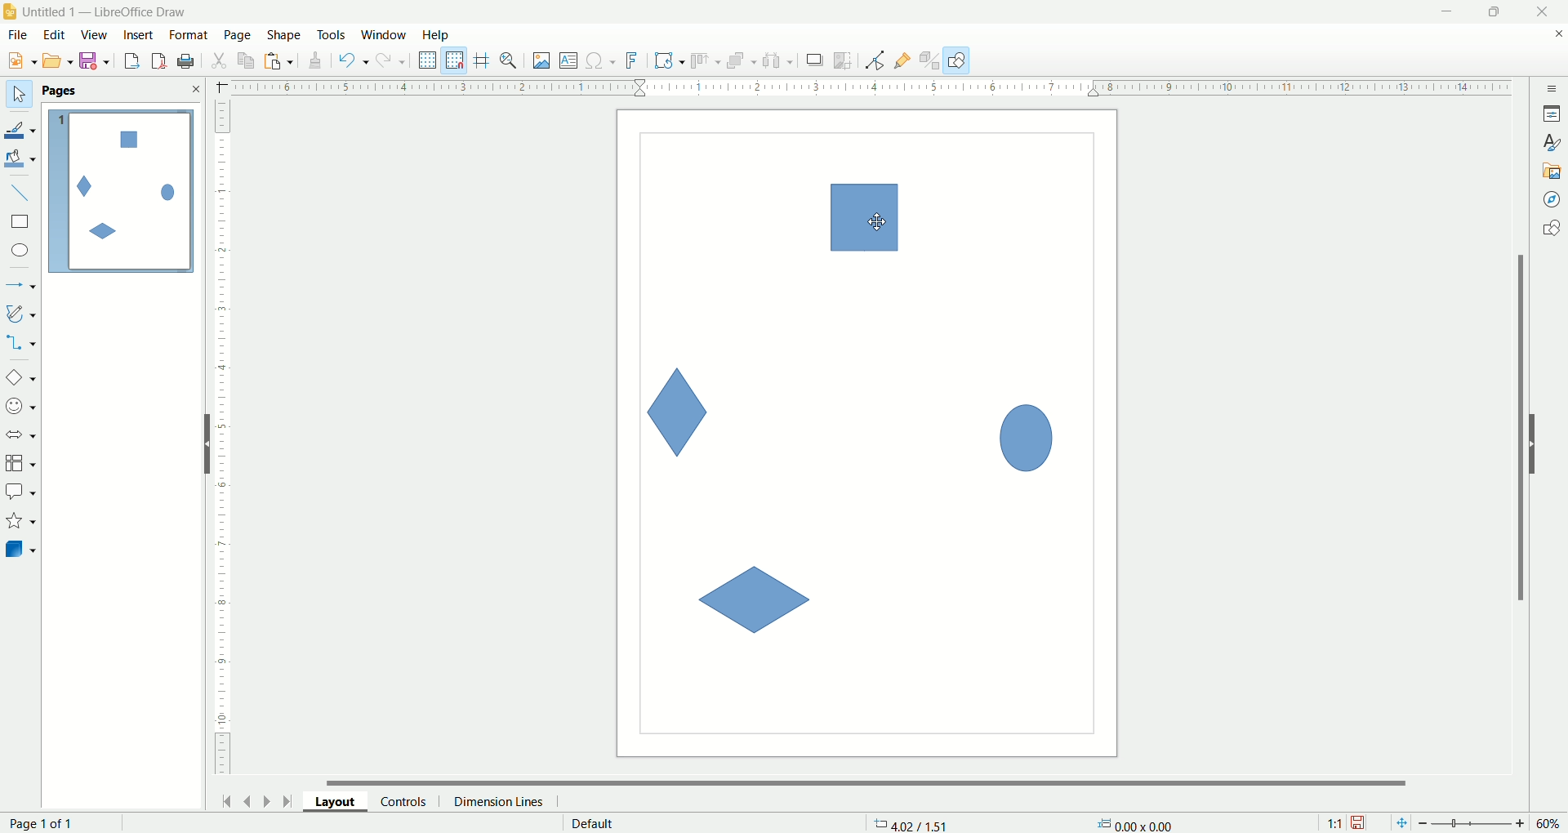 The width and height of the screenshot is (1568, 833). Describe the element at coordinates (195, 89) in the screenshot. I see `close` at that location.